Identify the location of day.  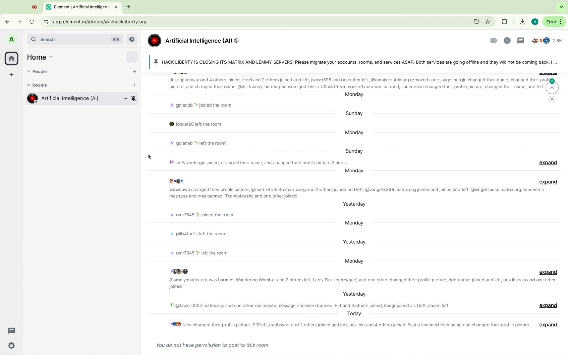
(356, 113).